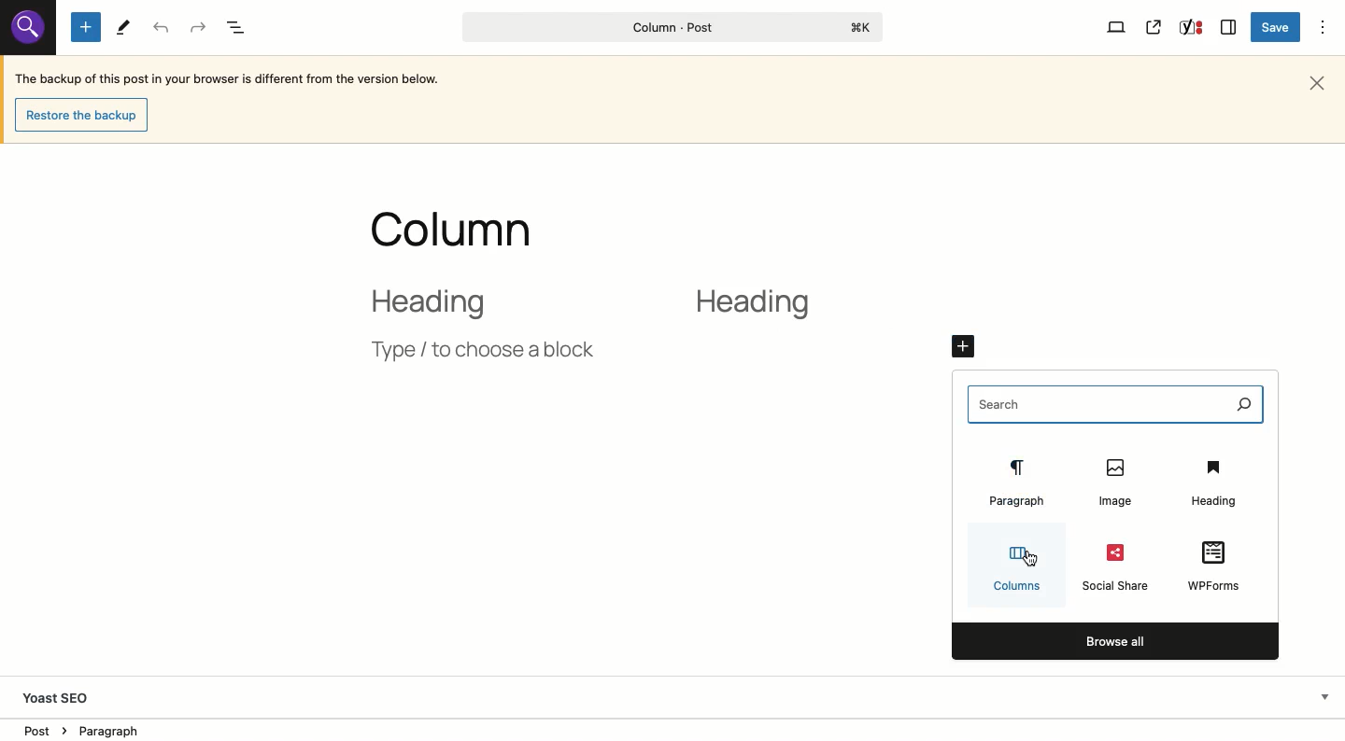 This screenshot has height=741, width=1345. I want to click on Hide, so click(1324, 695).